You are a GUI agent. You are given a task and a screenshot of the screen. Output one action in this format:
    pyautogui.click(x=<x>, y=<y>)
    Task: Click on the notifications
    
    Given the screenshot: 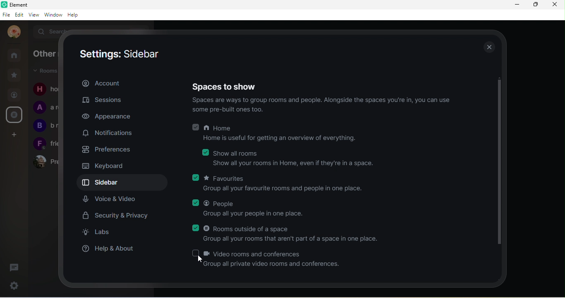 What is the action you would take?
    pyautogui.click(x=107, y=134)
    